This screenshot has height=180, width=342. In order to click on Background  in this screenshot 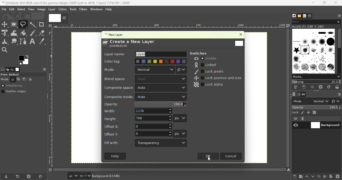, I will do `click(113, 176)`.